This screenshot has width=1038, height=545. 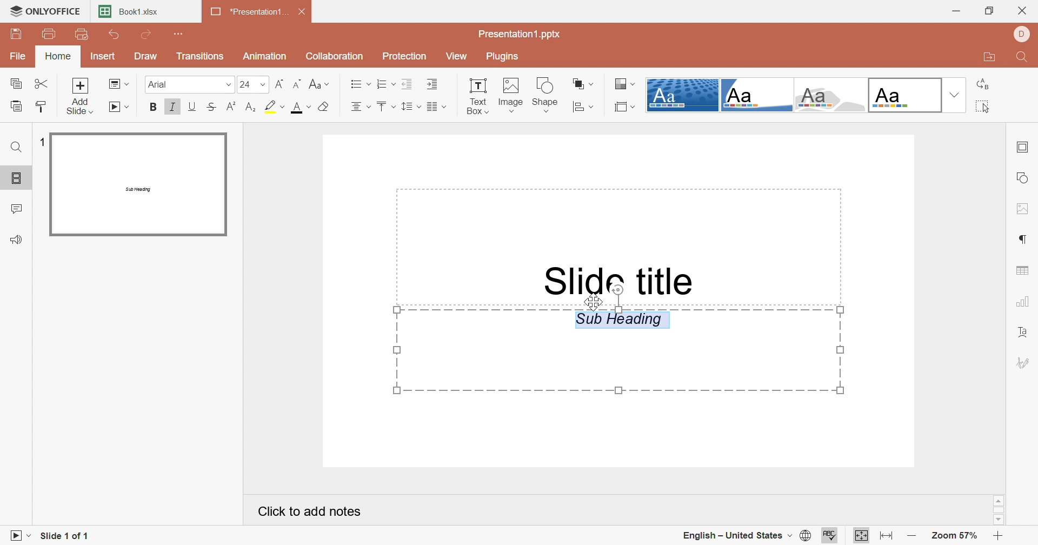 I want to click on Text Box, so click(x=476, y=95).